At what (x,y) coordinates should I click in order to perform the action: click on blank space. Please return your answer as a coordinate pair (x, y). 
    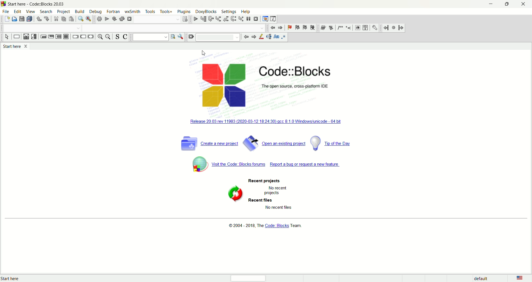
    Looking at the image, I should click on (218, 37).